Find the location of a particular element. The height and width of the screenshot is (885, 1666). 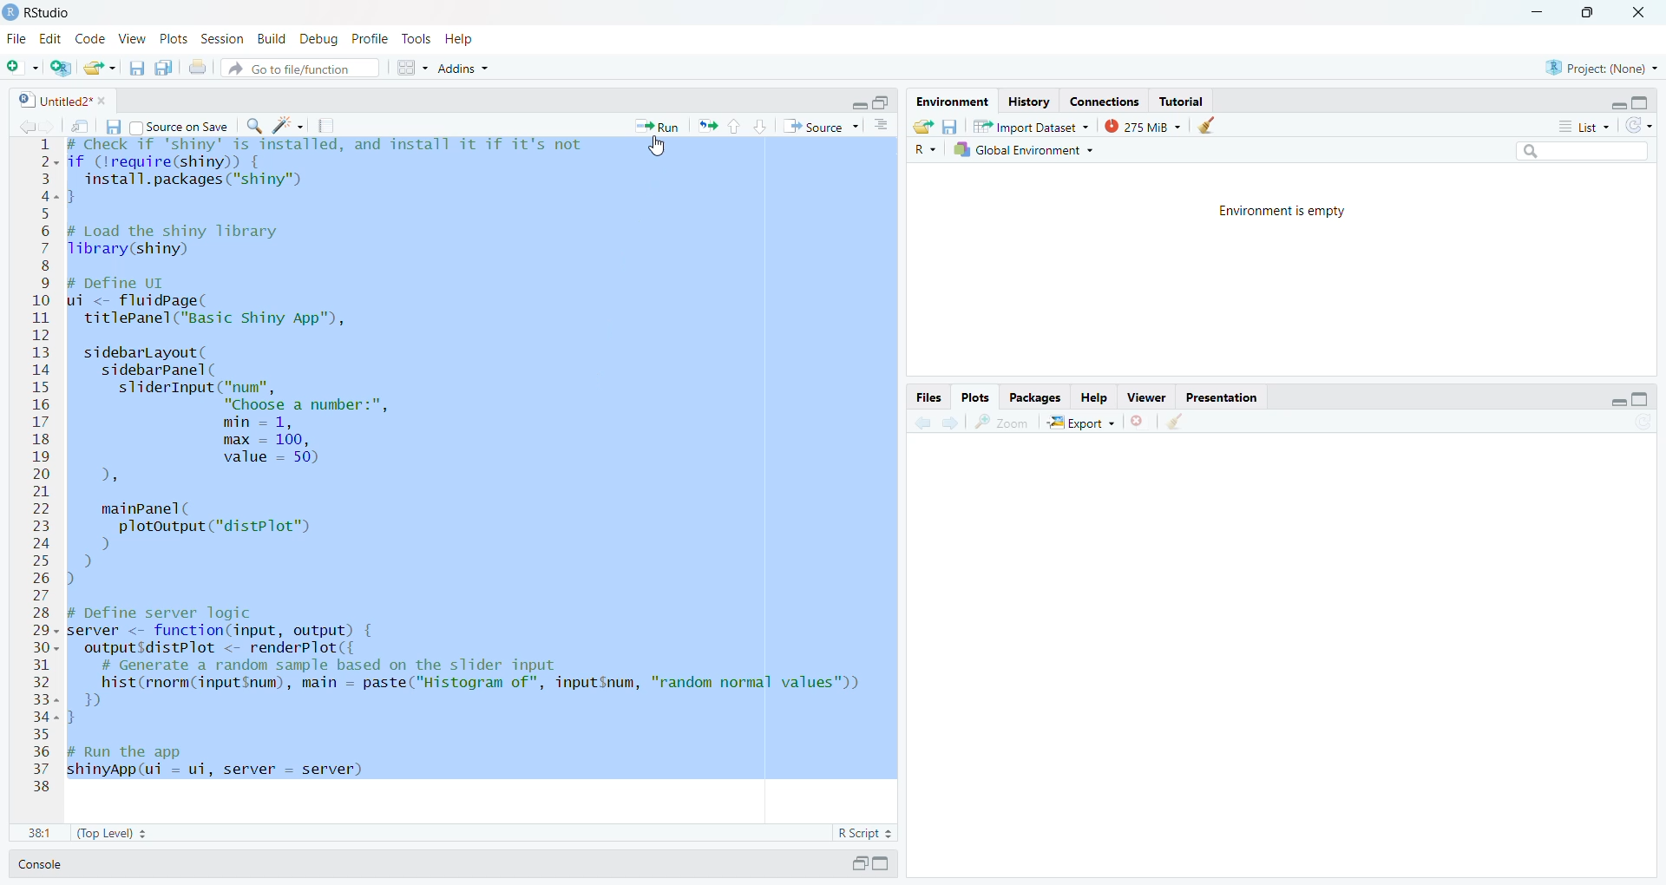

Packages is located at coordinates (1034, 398).